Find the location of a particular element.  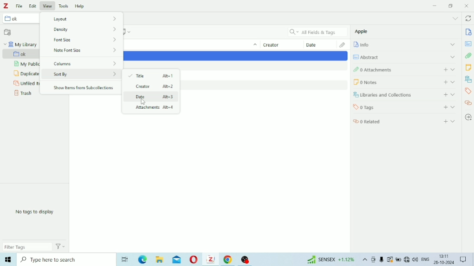

Show hidden icons is located at coordinates (364, 260).